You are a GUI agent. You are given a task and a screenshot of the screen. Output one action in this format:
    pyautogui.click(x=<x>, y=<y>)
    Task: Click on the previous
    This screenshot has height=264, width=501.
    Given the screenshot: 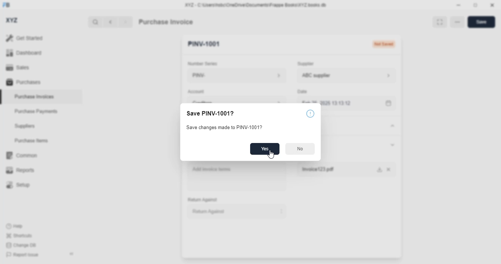 What is the action you would take?
    pyautogui.click(x=110, y=22)
    